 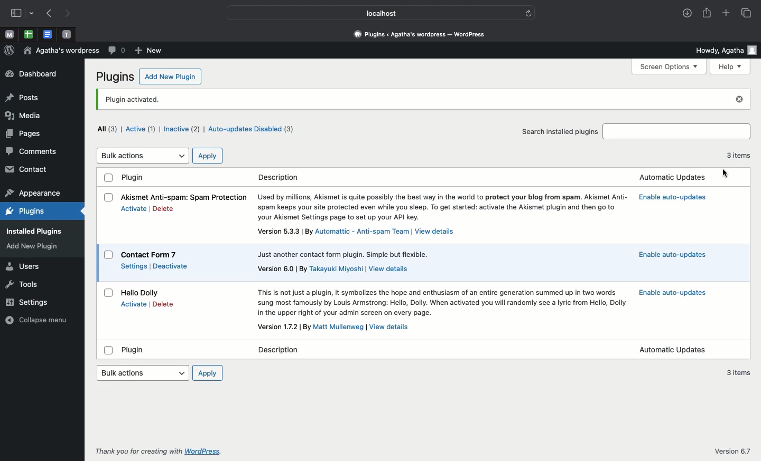 What do you see at coordinates (23, 133) in the screenshot?
I see `pages` at bounding box center [23, 133].